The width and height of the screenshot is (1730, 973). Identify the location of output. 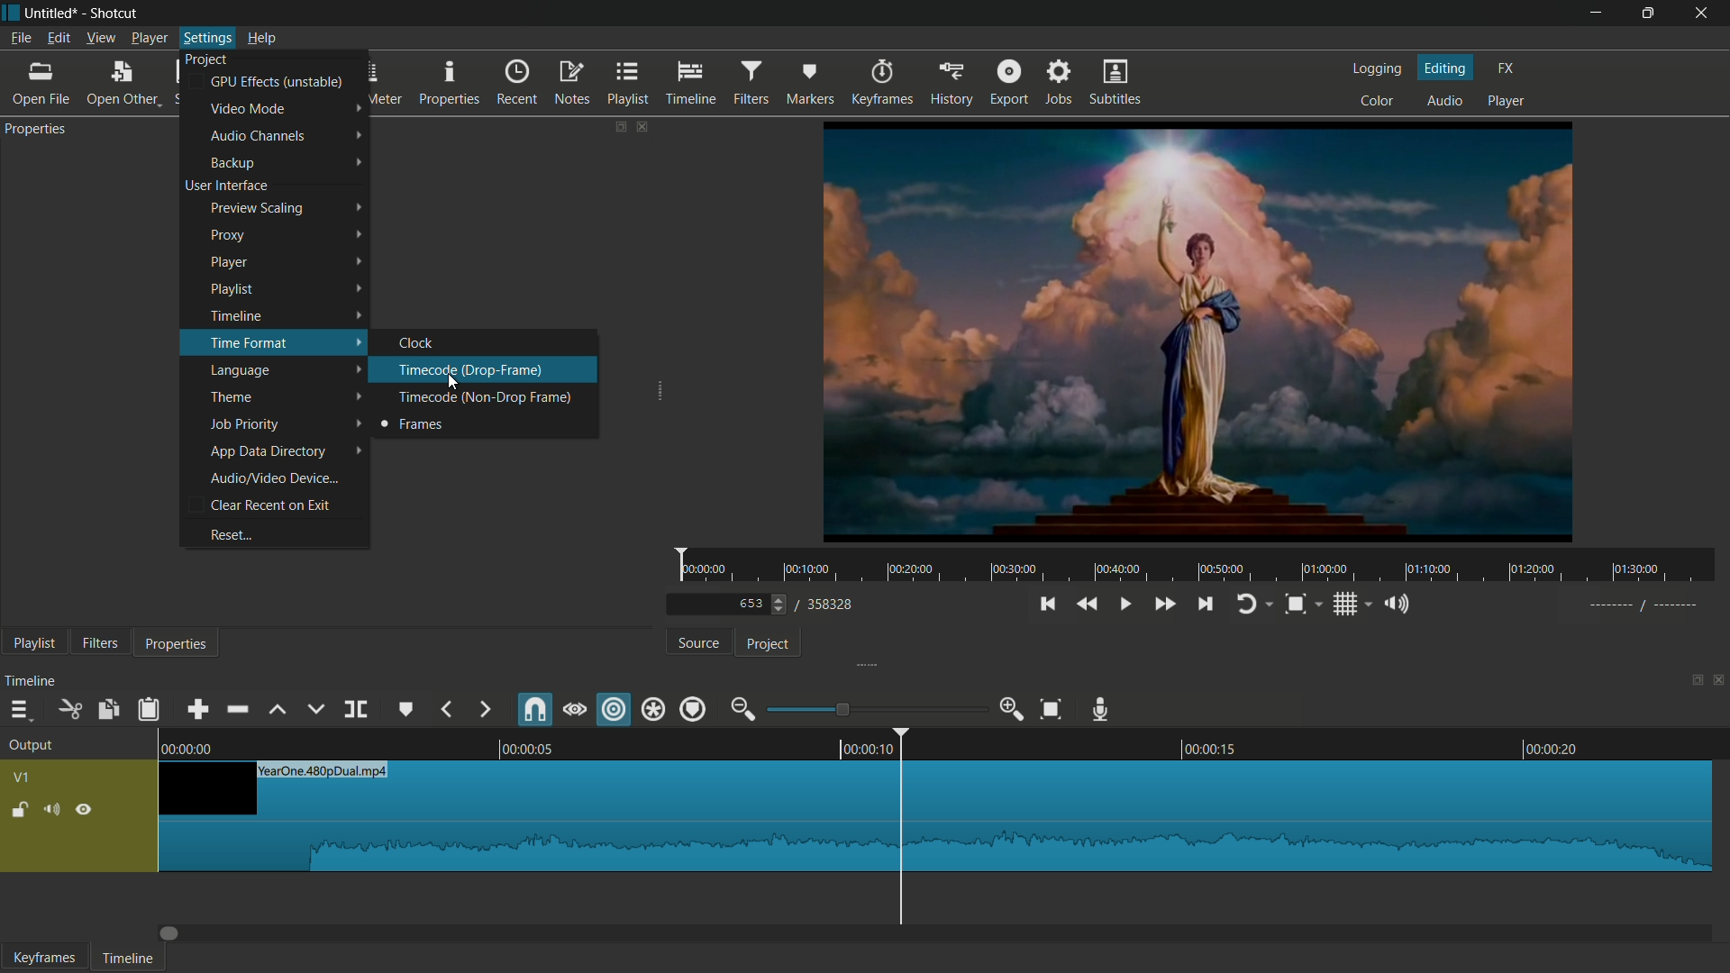
(32, 746).